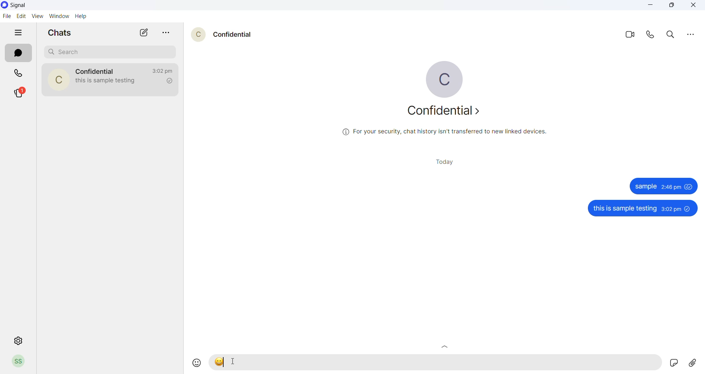  I want to click on hide, so click(17, 33).